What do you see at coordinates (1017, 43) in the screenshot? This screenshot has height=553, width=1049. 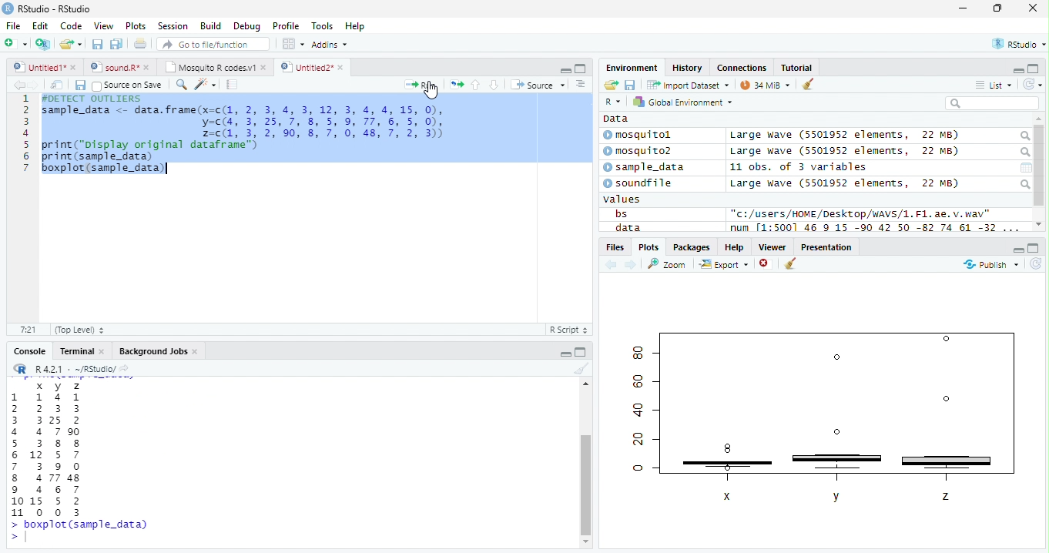 I see `RStudio` at bounding box center [1017, 43].